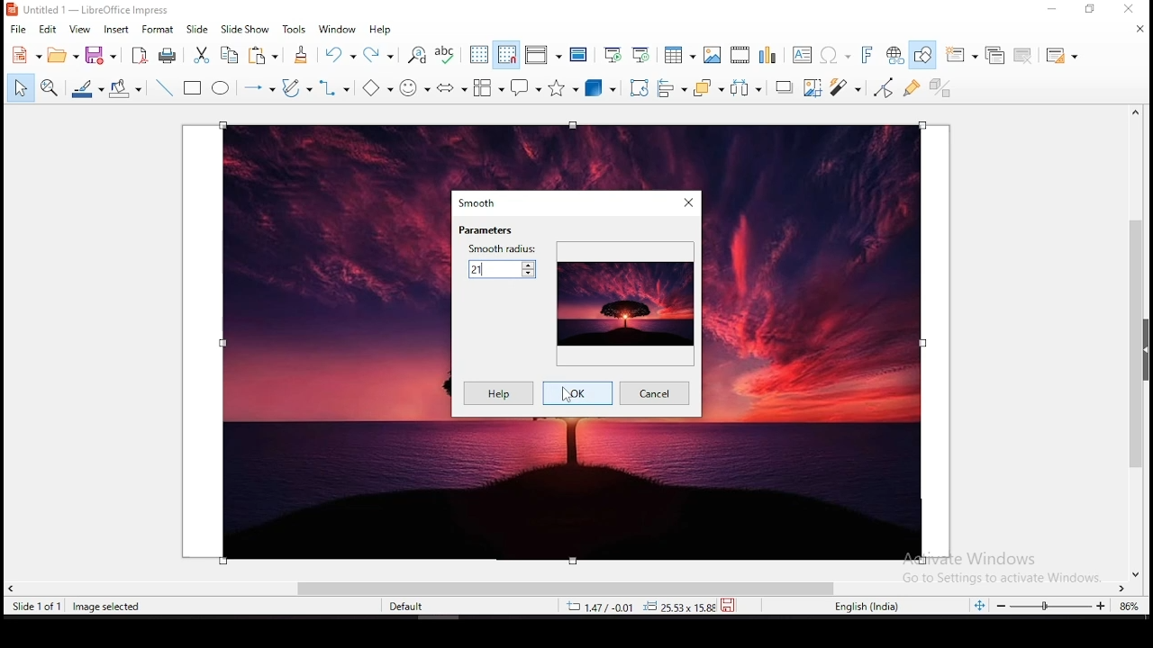  What do you see at coordinates (294, 29) in the screenshot?
I see `tools` at bounding box center [294, 29].